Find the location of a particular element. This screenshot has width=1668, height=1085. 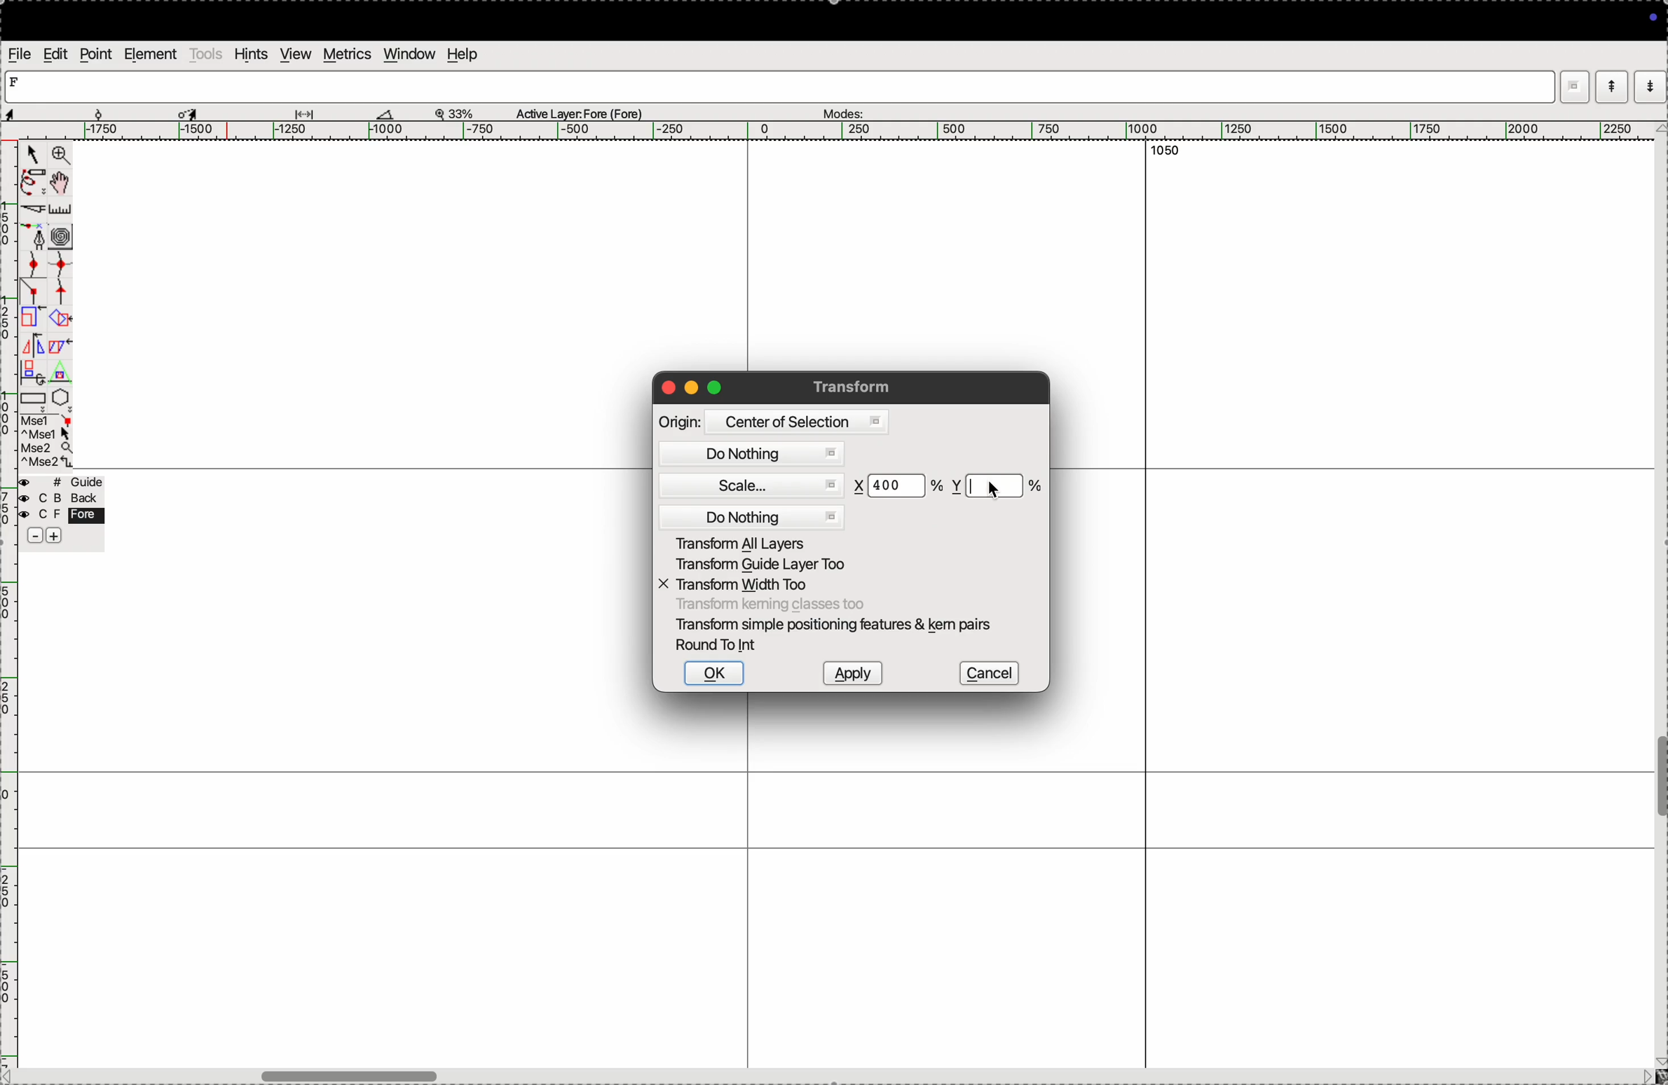

spline is located at coordinates (60, 279).